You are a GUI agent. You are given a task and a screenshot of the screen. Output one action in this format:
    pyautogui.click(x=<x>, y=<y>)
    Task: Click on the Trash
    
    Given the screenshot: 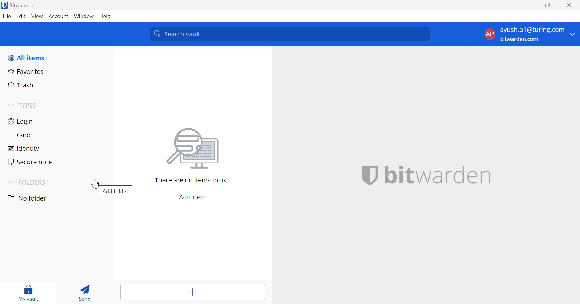 What is the action you would take?
    pyautogui.click(x=21, y=85)
    